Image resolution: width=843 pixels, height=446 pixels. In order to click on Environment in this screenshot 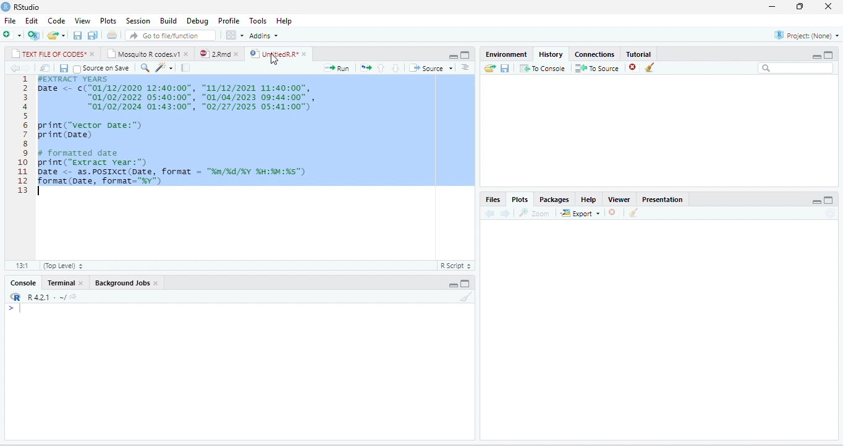, I will do `click(507, 54)`.